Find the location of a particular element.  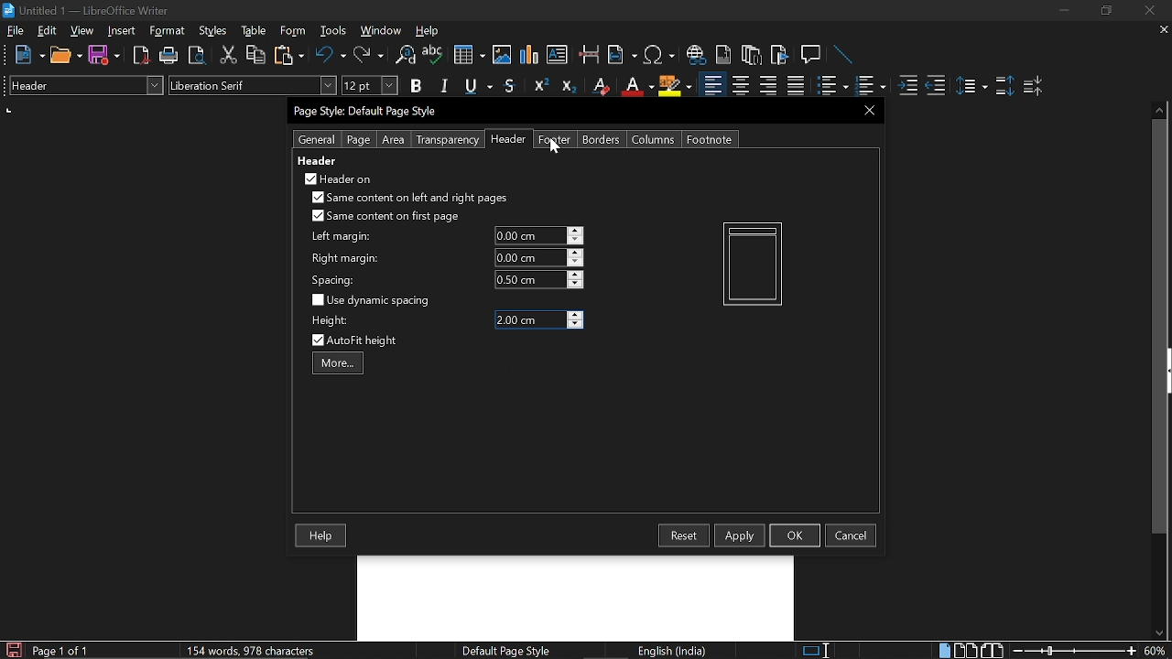

Insert text is located at coordinates (557, 54).